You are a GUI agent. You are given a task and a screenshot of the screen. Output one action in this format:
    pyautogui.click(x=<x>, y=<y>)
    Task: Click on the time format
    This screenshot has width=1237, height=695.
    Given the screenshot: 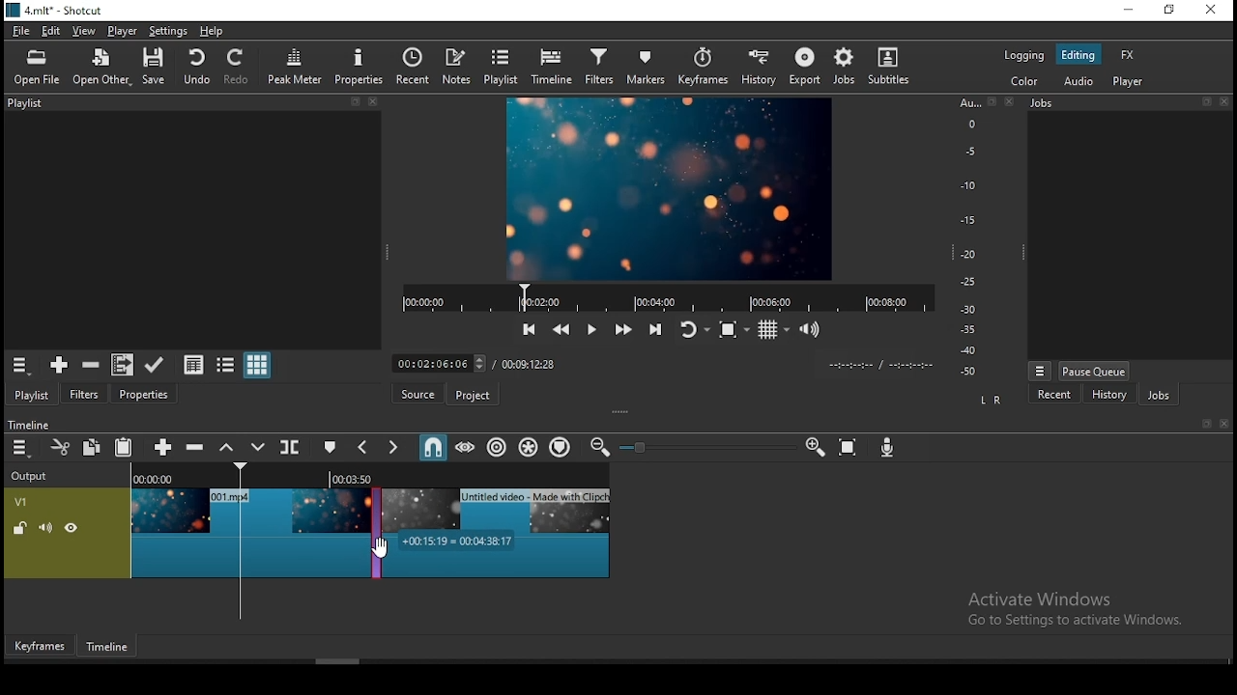 What is the action you would take?
    pyautogui.click(x=879, y=363)
    